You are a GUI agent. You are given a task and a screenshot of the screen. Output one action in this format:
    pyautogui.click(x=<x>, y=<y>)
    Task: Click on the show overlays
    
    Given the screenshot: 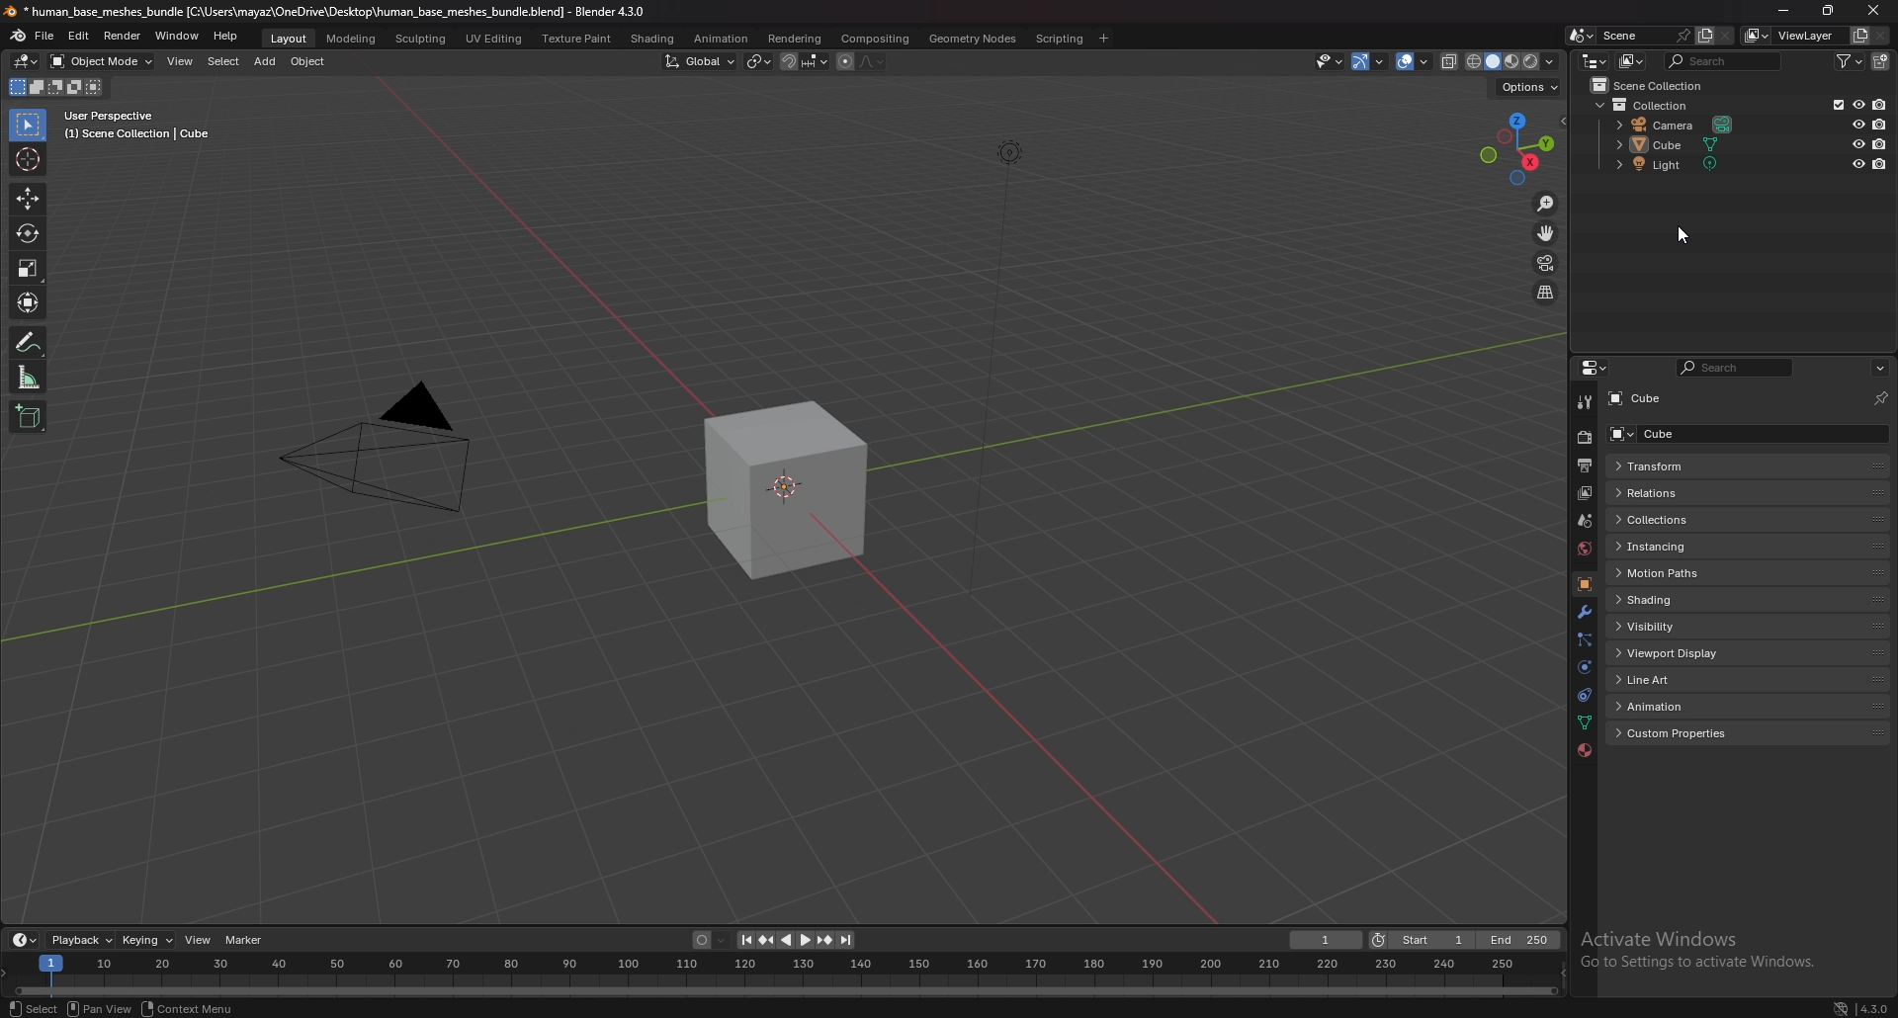 What is the action you would take?
    pyautogui.click(x=1415, y=60)
    